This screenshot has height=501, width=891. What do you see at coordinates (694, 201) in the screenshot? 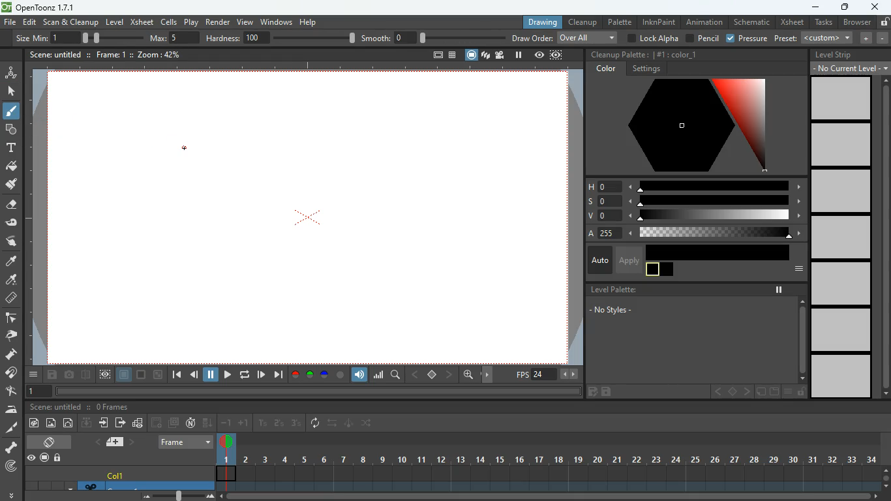
I see `s` at bounding box center [694, 201].